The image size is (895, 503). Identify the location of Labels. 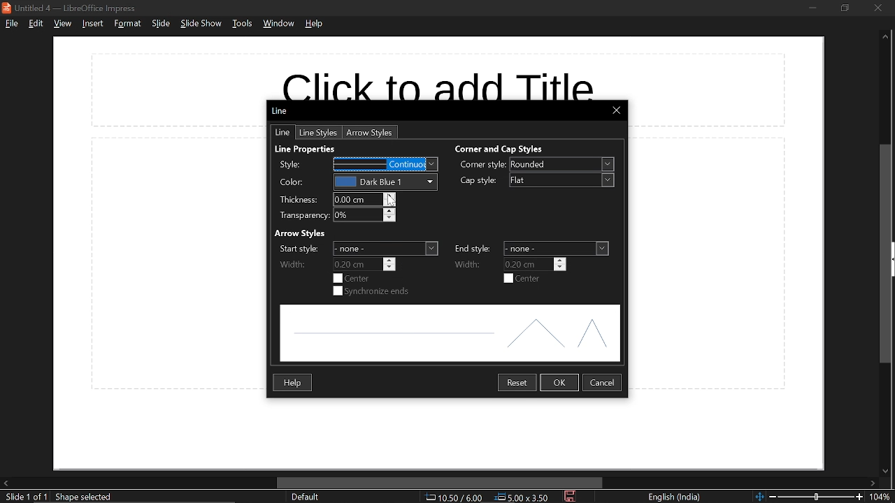
(303, 191).